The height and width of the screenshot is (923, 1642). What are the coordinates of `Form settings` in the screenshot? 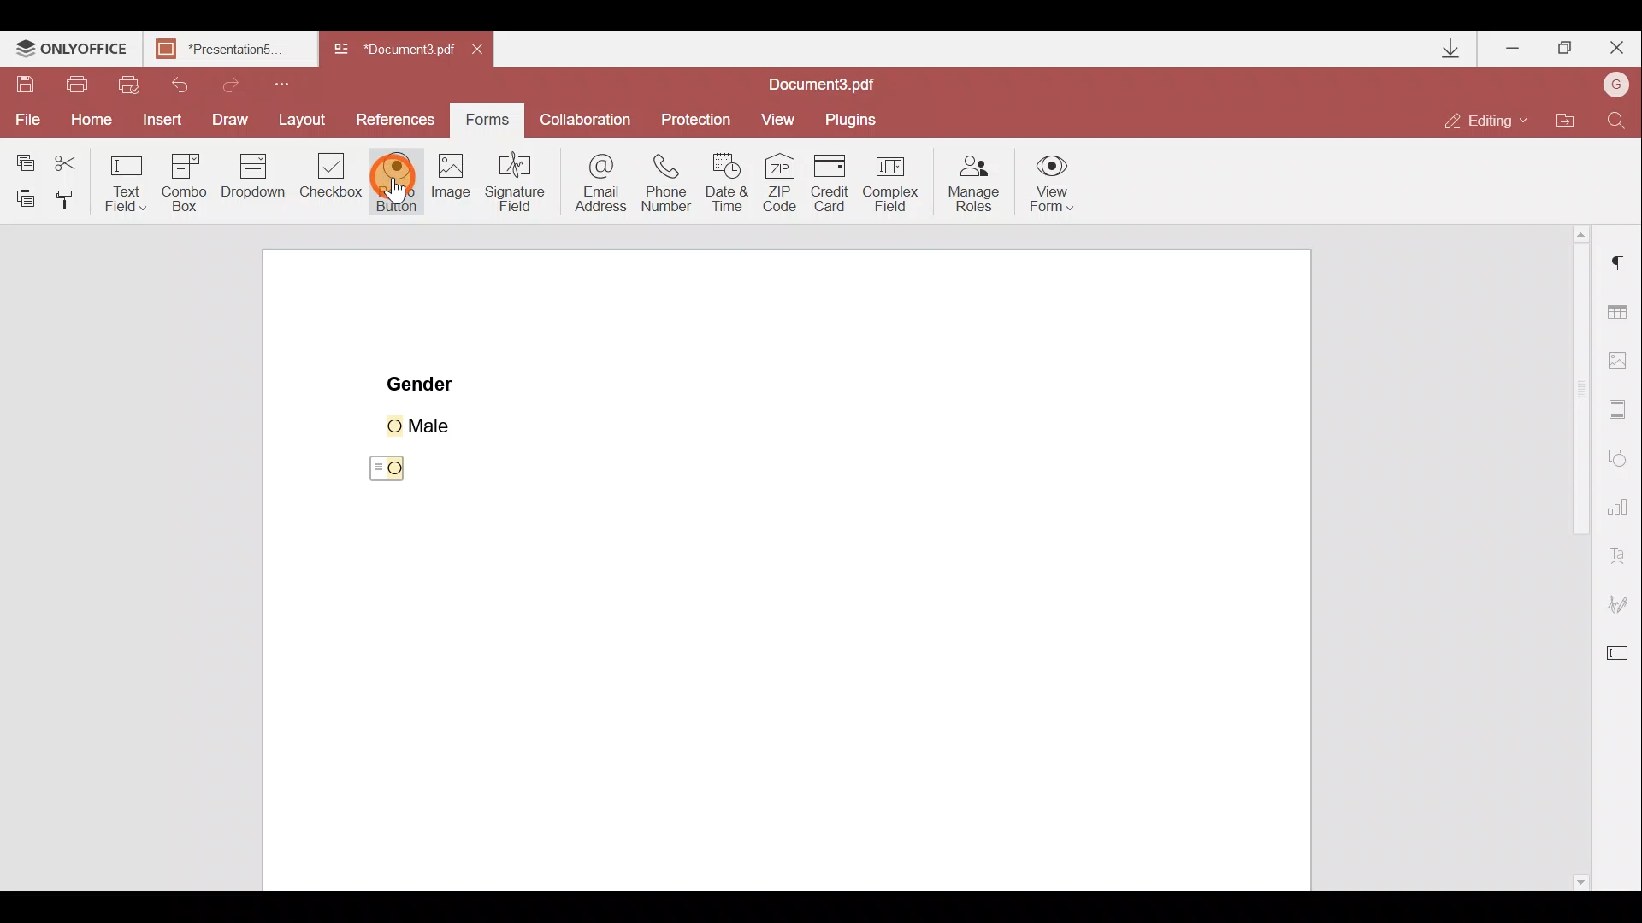 It's located at (1621, 657).